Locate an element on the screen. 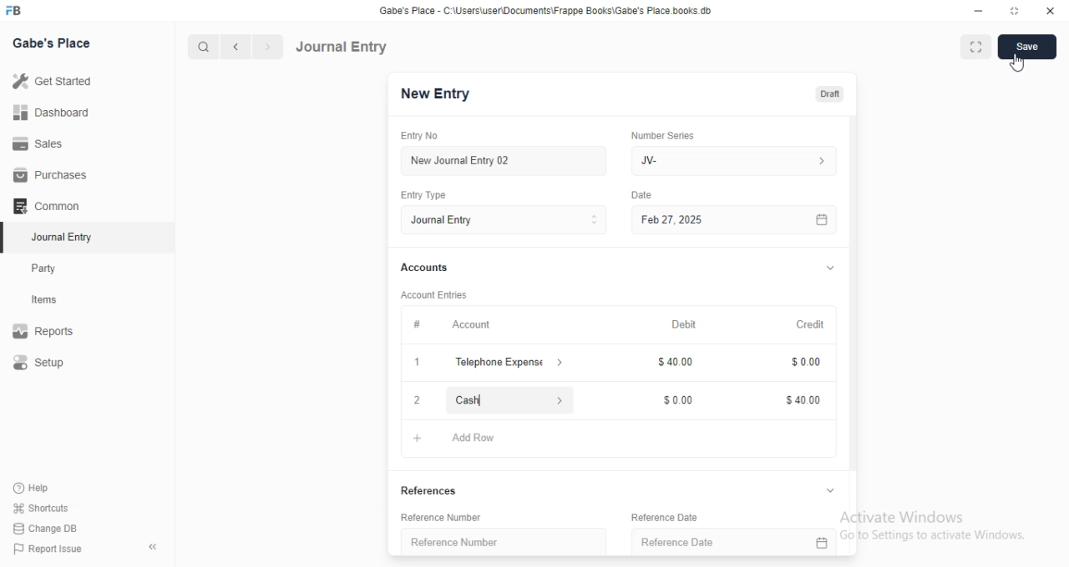  ‘Reference Date is located at coordinates (661, 517).